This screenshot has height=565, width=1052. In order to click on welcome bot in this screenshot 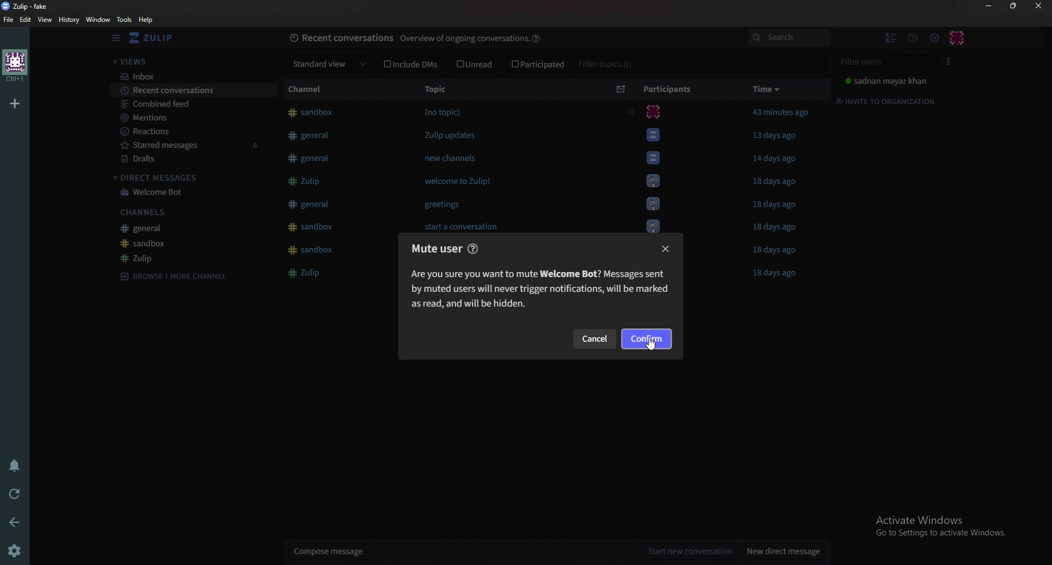, I will do `click(190, 192)`.